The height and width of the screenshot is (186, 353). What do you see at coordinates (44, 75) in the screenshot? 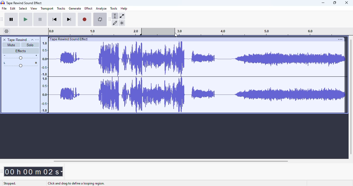
I see `1.0 0.5 0.0 -0.5 -1.0 1.0 0.5 0.0 -0.5 -1.0` at bounding box center [44, 75].